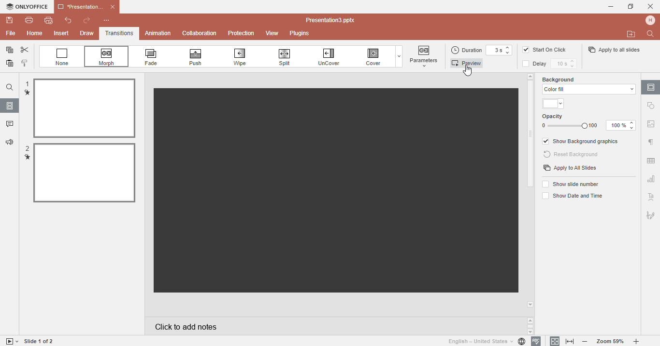 The image size is (660, 346). I want to click on Copy style, so click(25, 64).